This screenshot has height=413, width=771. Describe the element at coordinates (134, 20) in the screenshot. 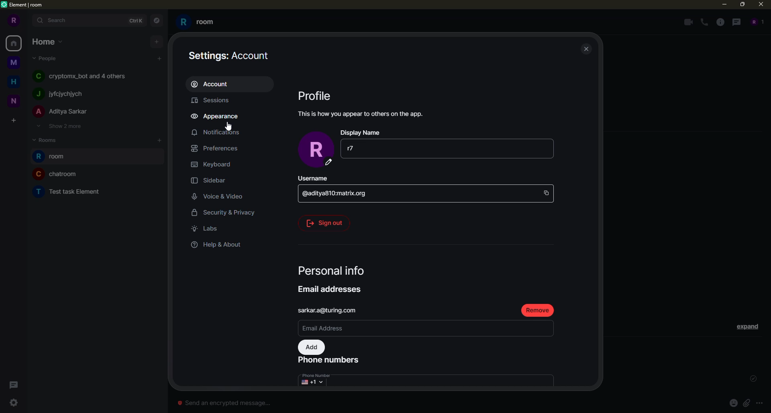

I see `ctrlK` at that location.